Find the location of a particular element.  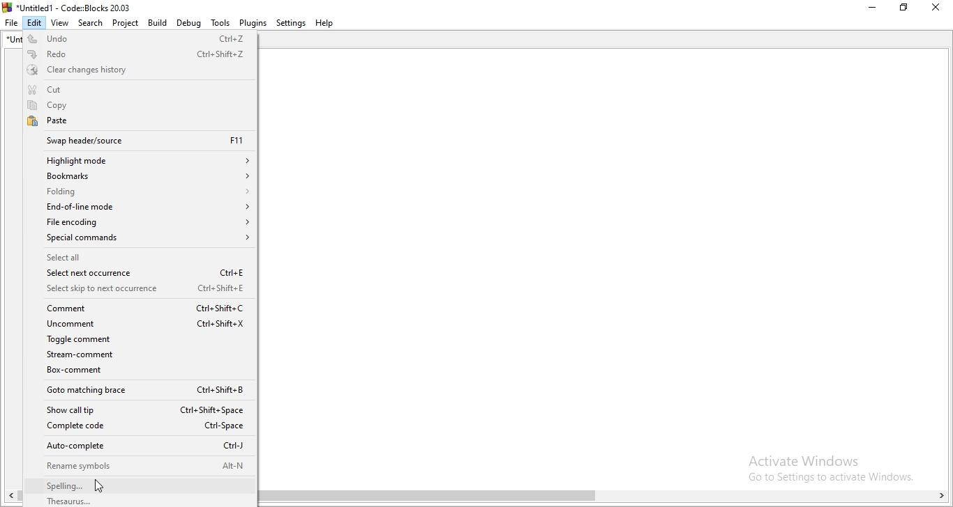

Copy is located at coordinates (139, 107).